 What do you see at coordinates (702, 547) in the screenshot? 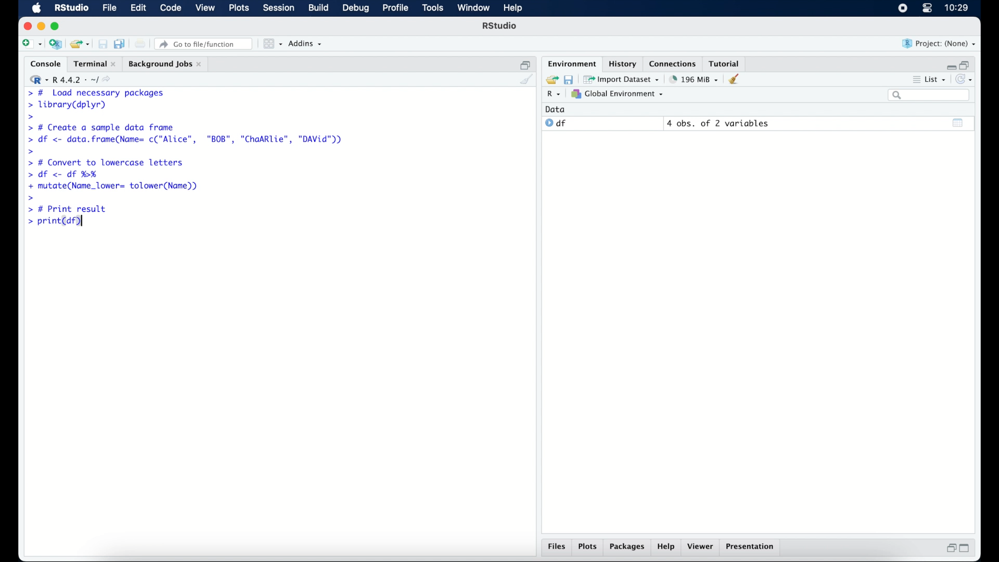
I see `viewer` at bounding box center [702, 547].